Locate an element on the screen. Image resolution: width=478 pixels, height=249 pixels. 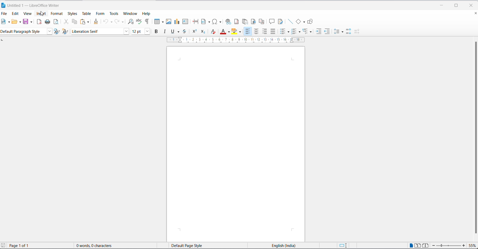
redo options is located at coordinates (123, 22).